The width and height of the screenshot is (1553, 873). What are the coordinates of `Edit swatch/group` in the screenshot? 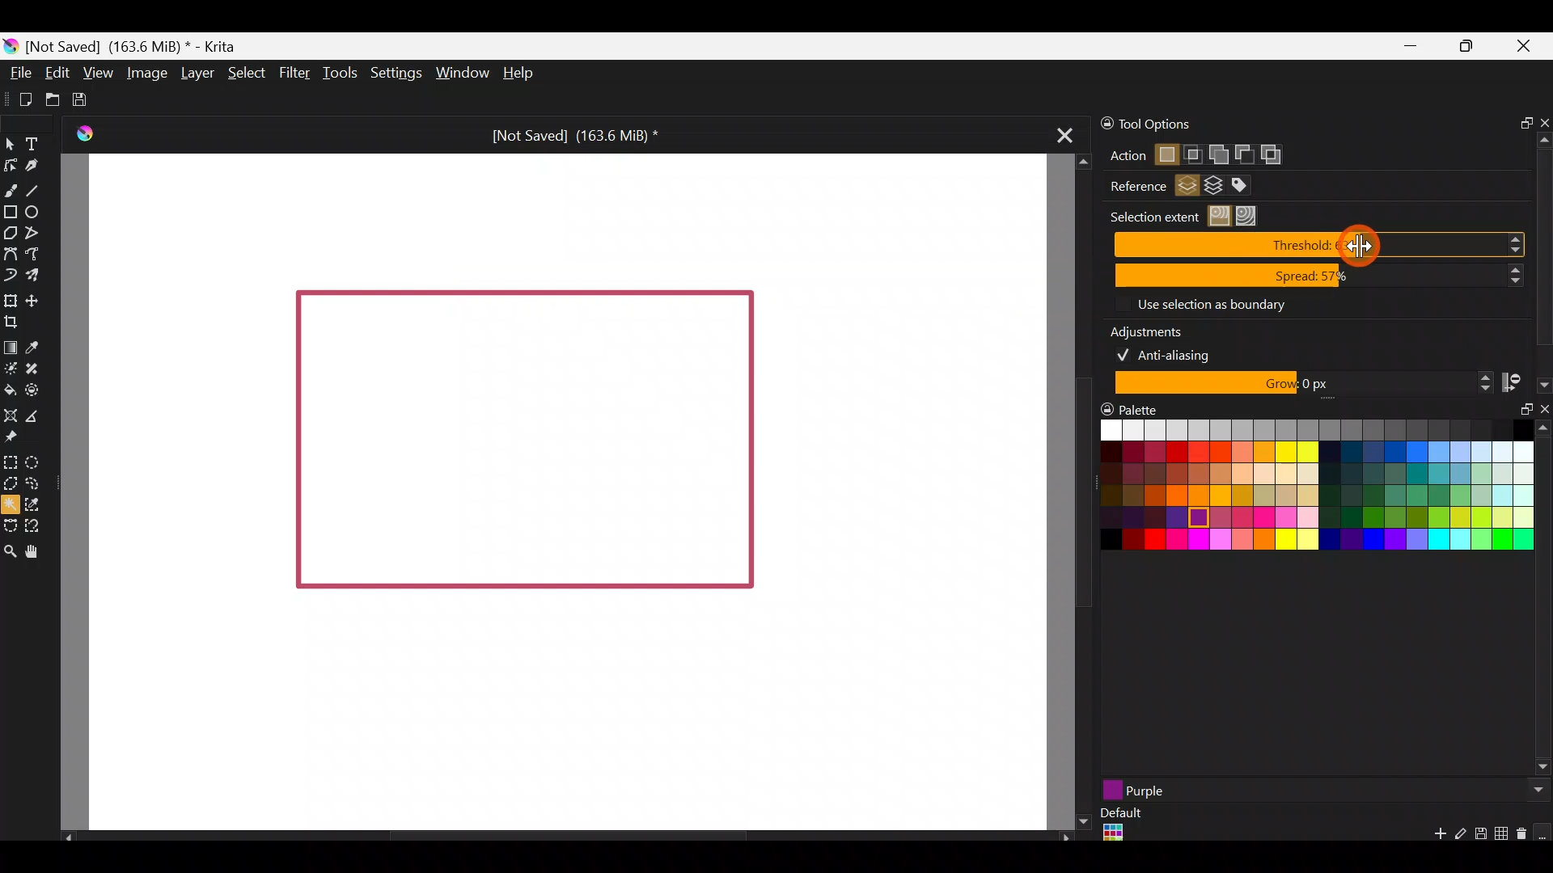 It's located at (1461, 838).